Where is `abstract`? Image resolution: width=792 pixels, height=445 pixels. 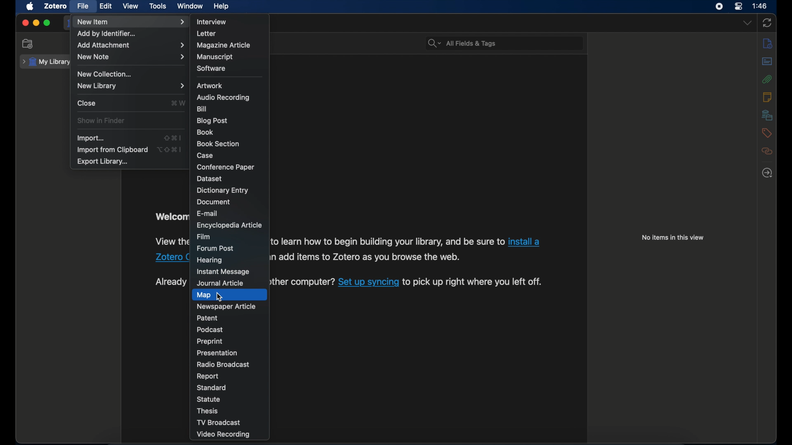 abstract is located at coordinates (767, 61).